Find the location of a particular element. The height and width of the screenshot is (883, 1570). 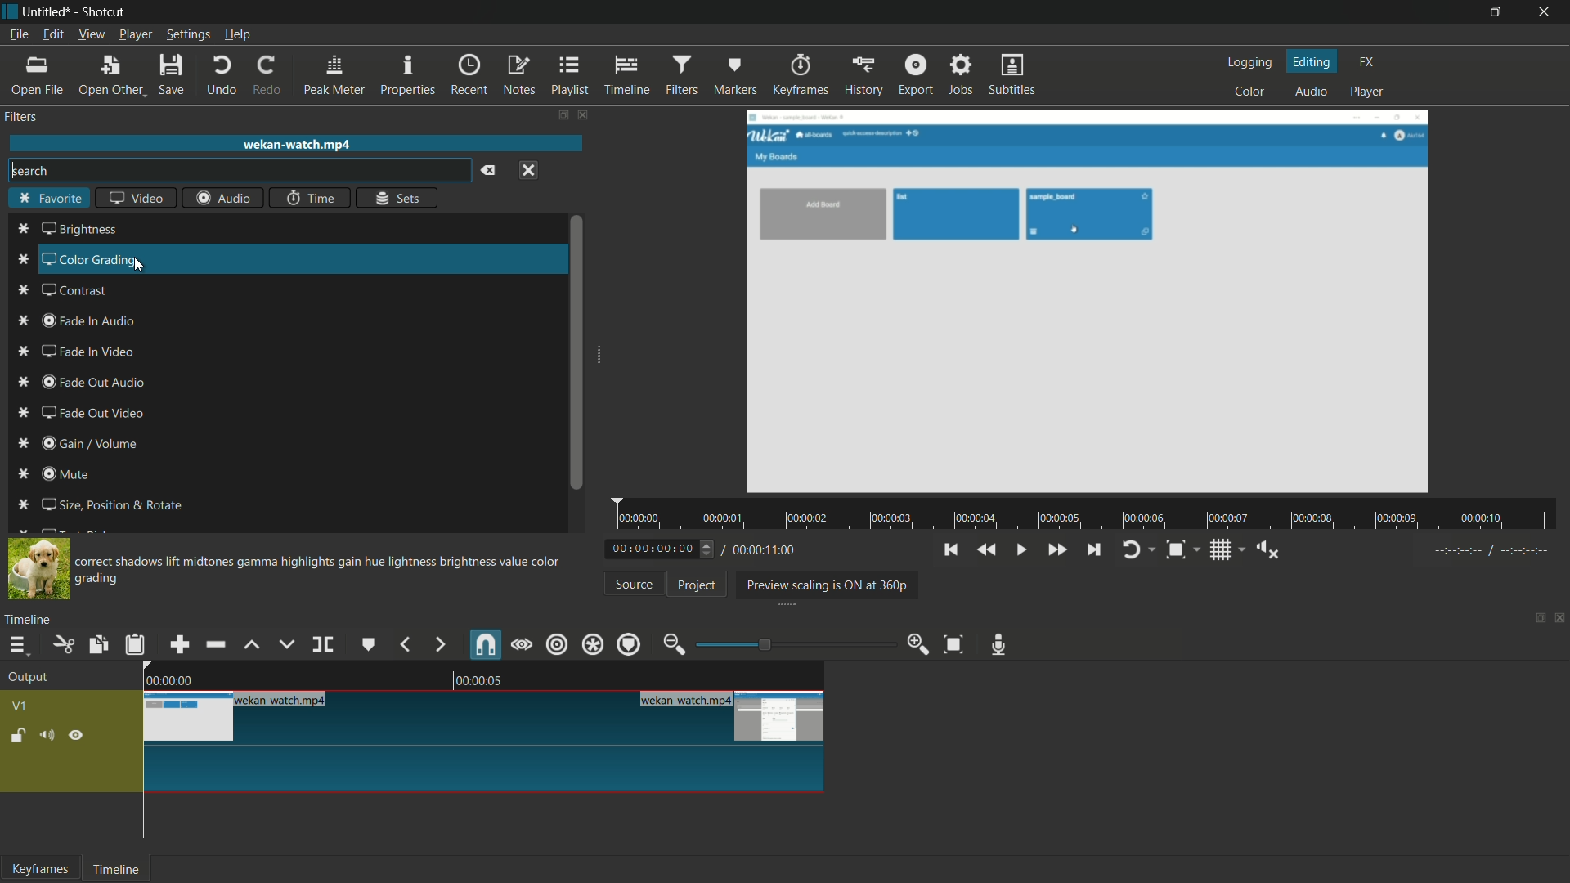

filters is located at coordinates (683, 75).